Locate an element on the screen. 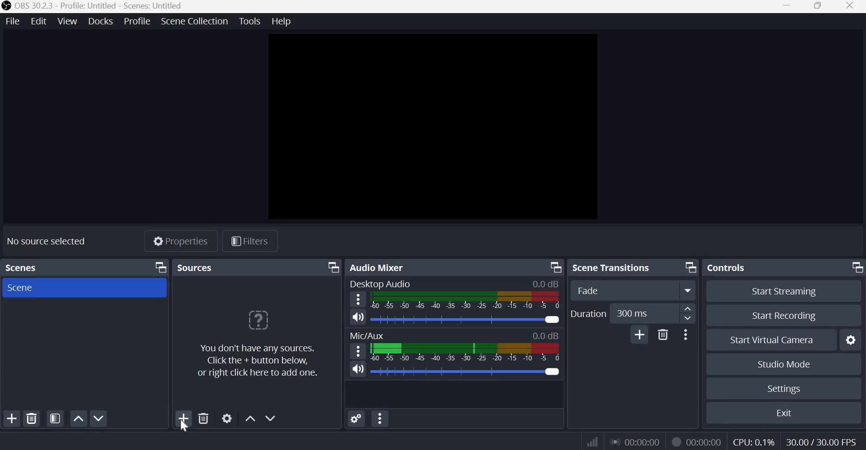 This screenshot has width=866, height=450. Tools is located at coordinates (250, 21).